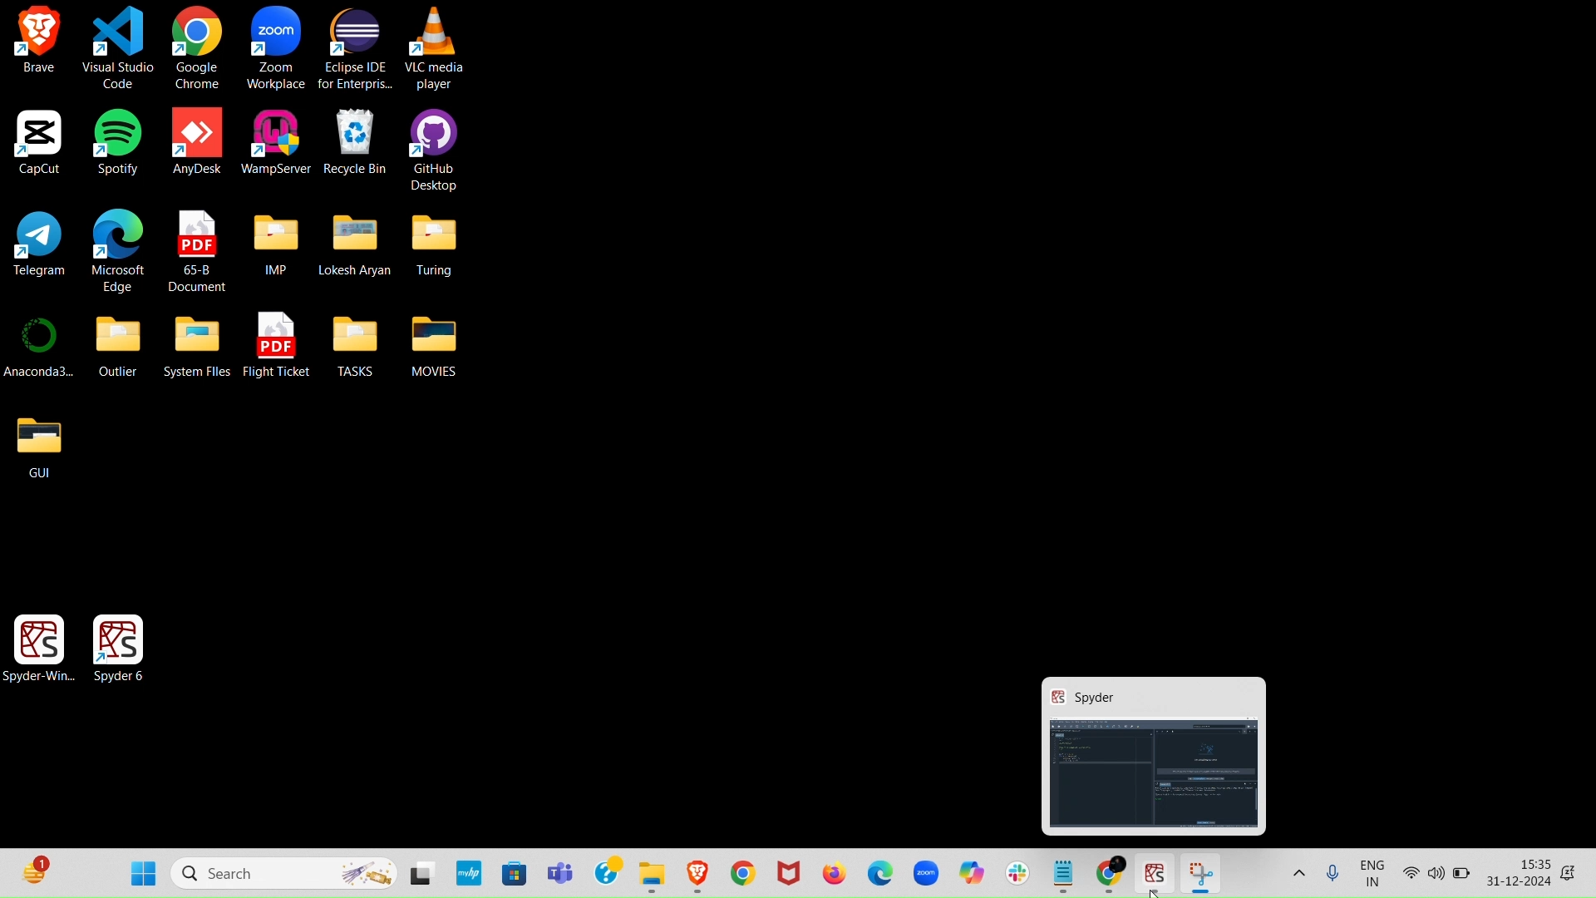 The image size is (1596, 898). What do you see at coordinates (116, 141) in the screenshot?
I see `Spotify` at bounding box center [116, 141].